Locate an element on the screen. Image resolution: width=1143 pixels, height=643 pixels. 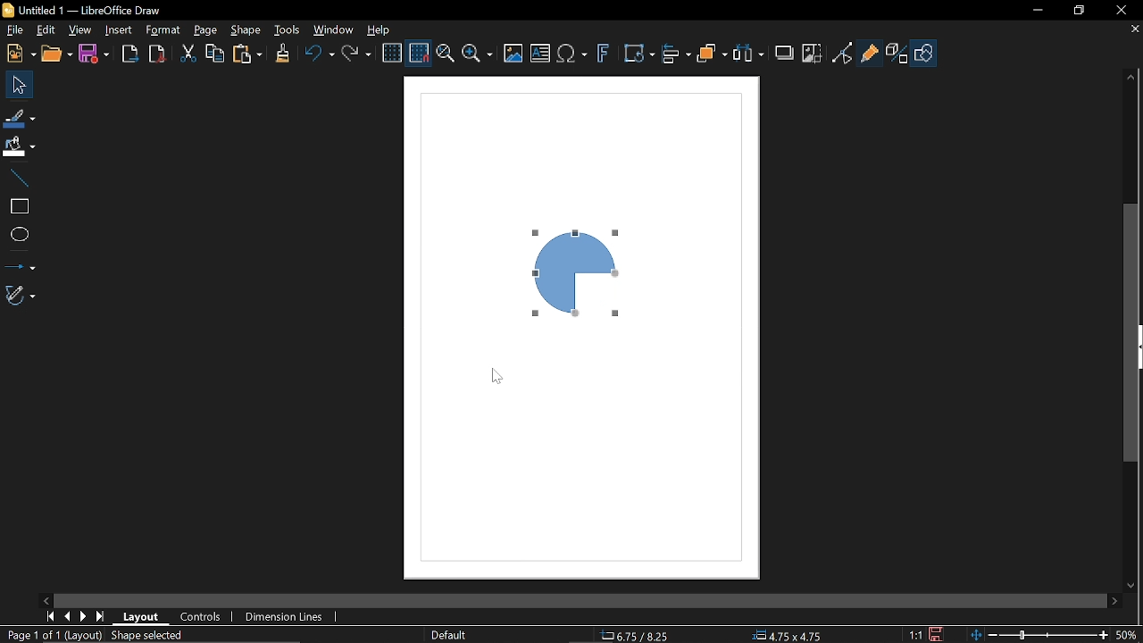
4.75x4.75(Object Size) is located at coordinates (790, 634).